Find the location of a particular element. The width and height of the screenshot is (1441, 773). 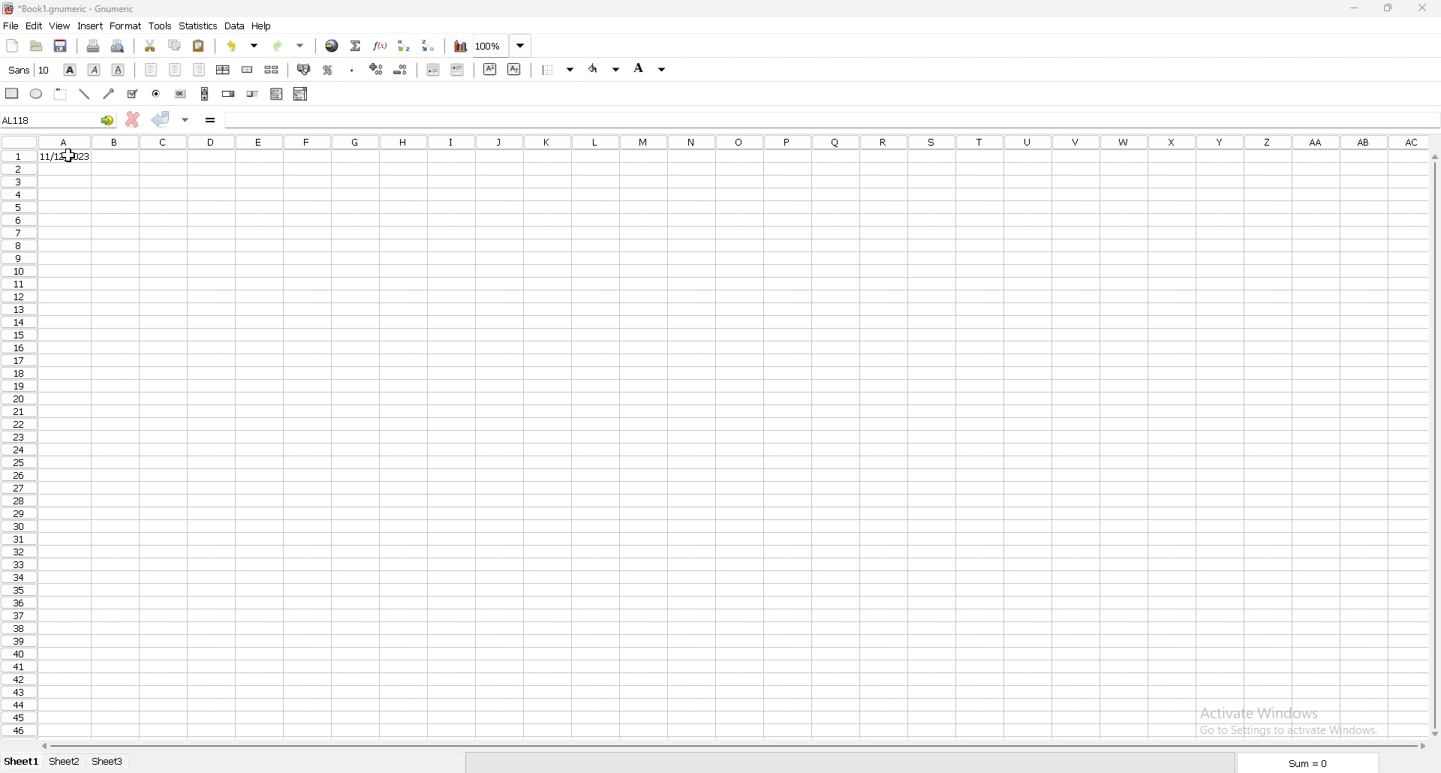

undo is located at coordinates (243, 46).